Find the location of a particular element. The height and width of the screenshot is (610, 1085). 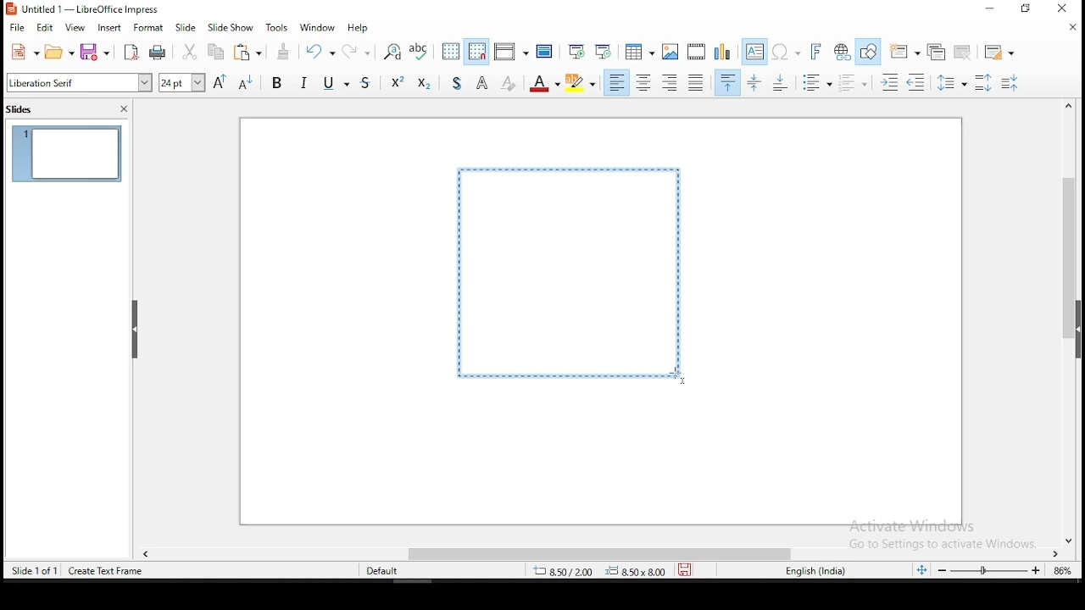

slides is located at coordinates (22, 110).